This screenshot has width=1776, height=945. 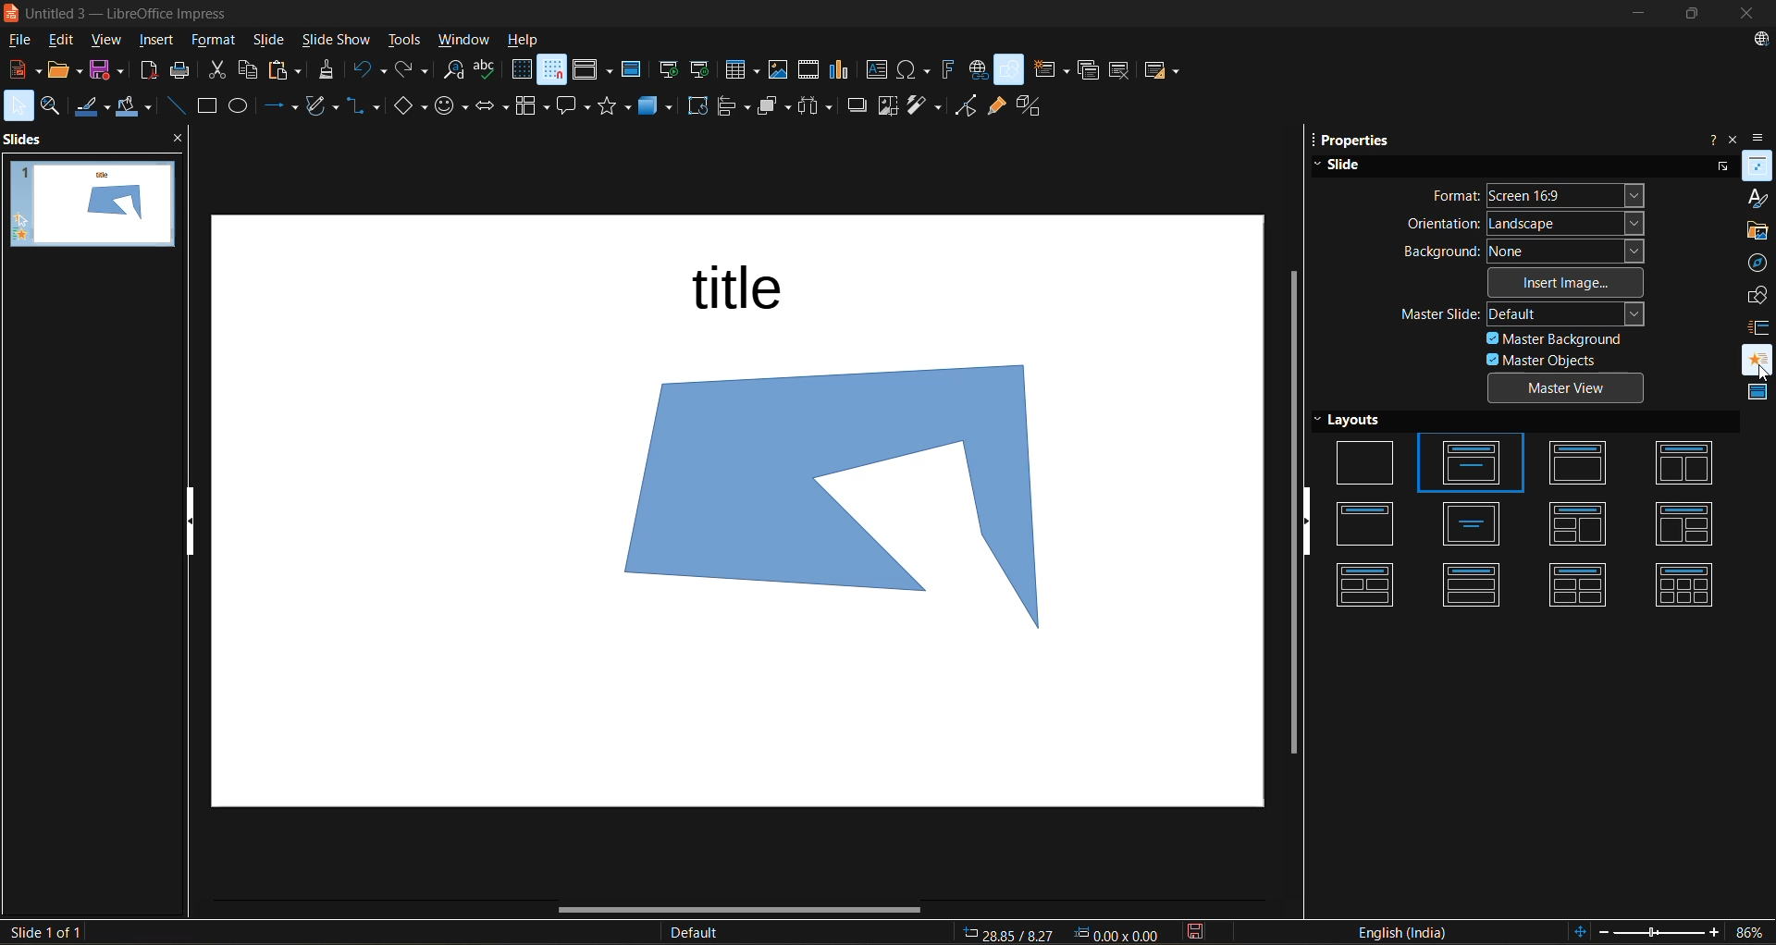 What do you see at coordinates (1763, 138) in the screenshot?
I see `sidebar settings` at bounding box center [1763, 138].